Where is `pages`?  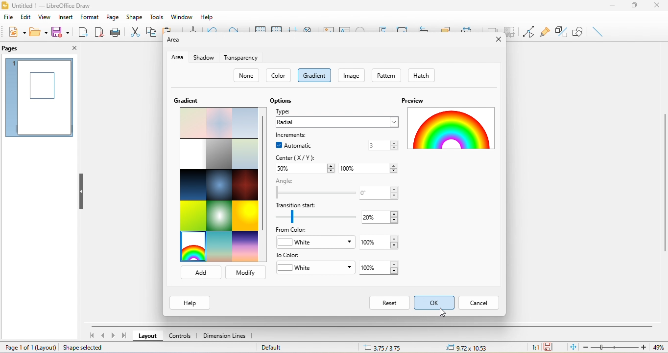 pages is located at coordinates (12, 49).